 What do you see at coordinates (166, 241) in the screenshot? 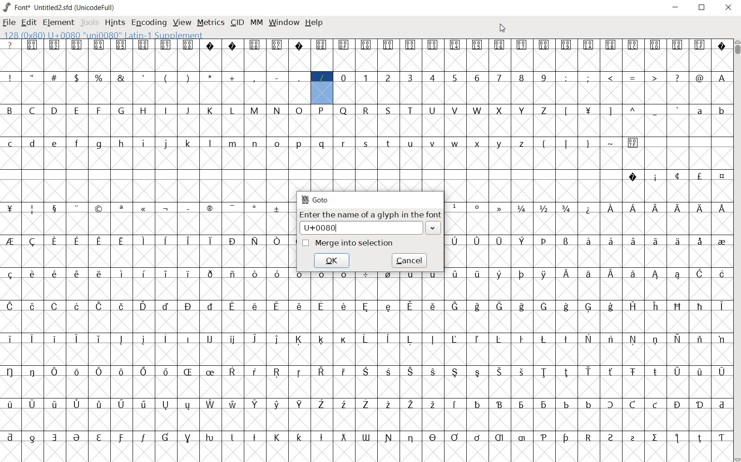
I see `glyph` at bounding box center [166, 241].